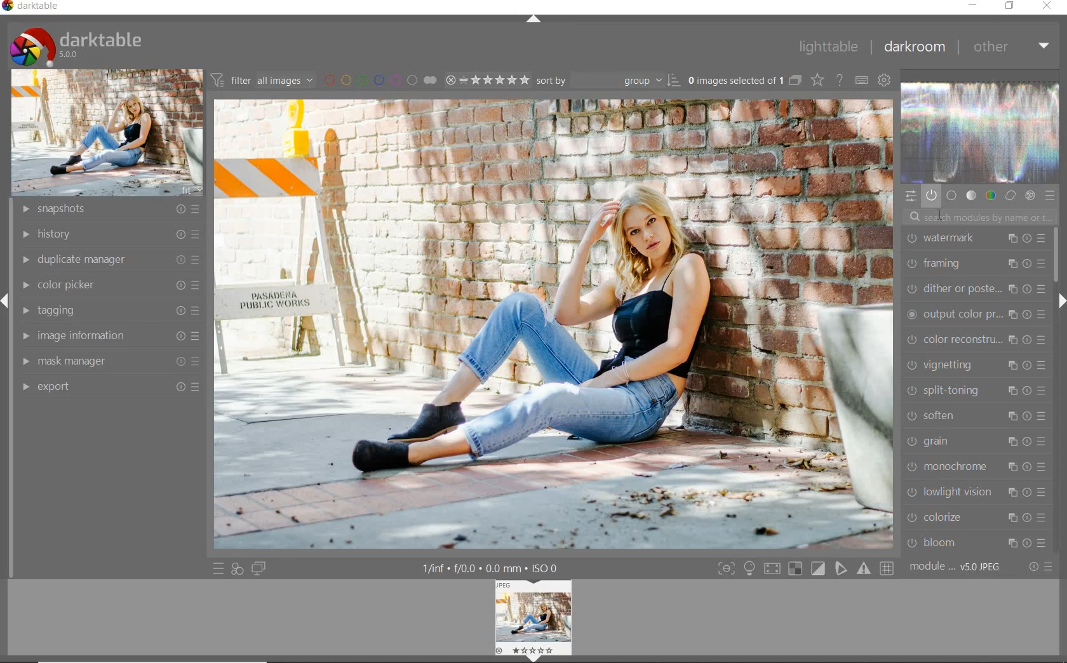 The image size is (1067, 663). What do you see at coordinates (976, 443) in the screenshot?
I see `grain` at bounding box center [976, 443].